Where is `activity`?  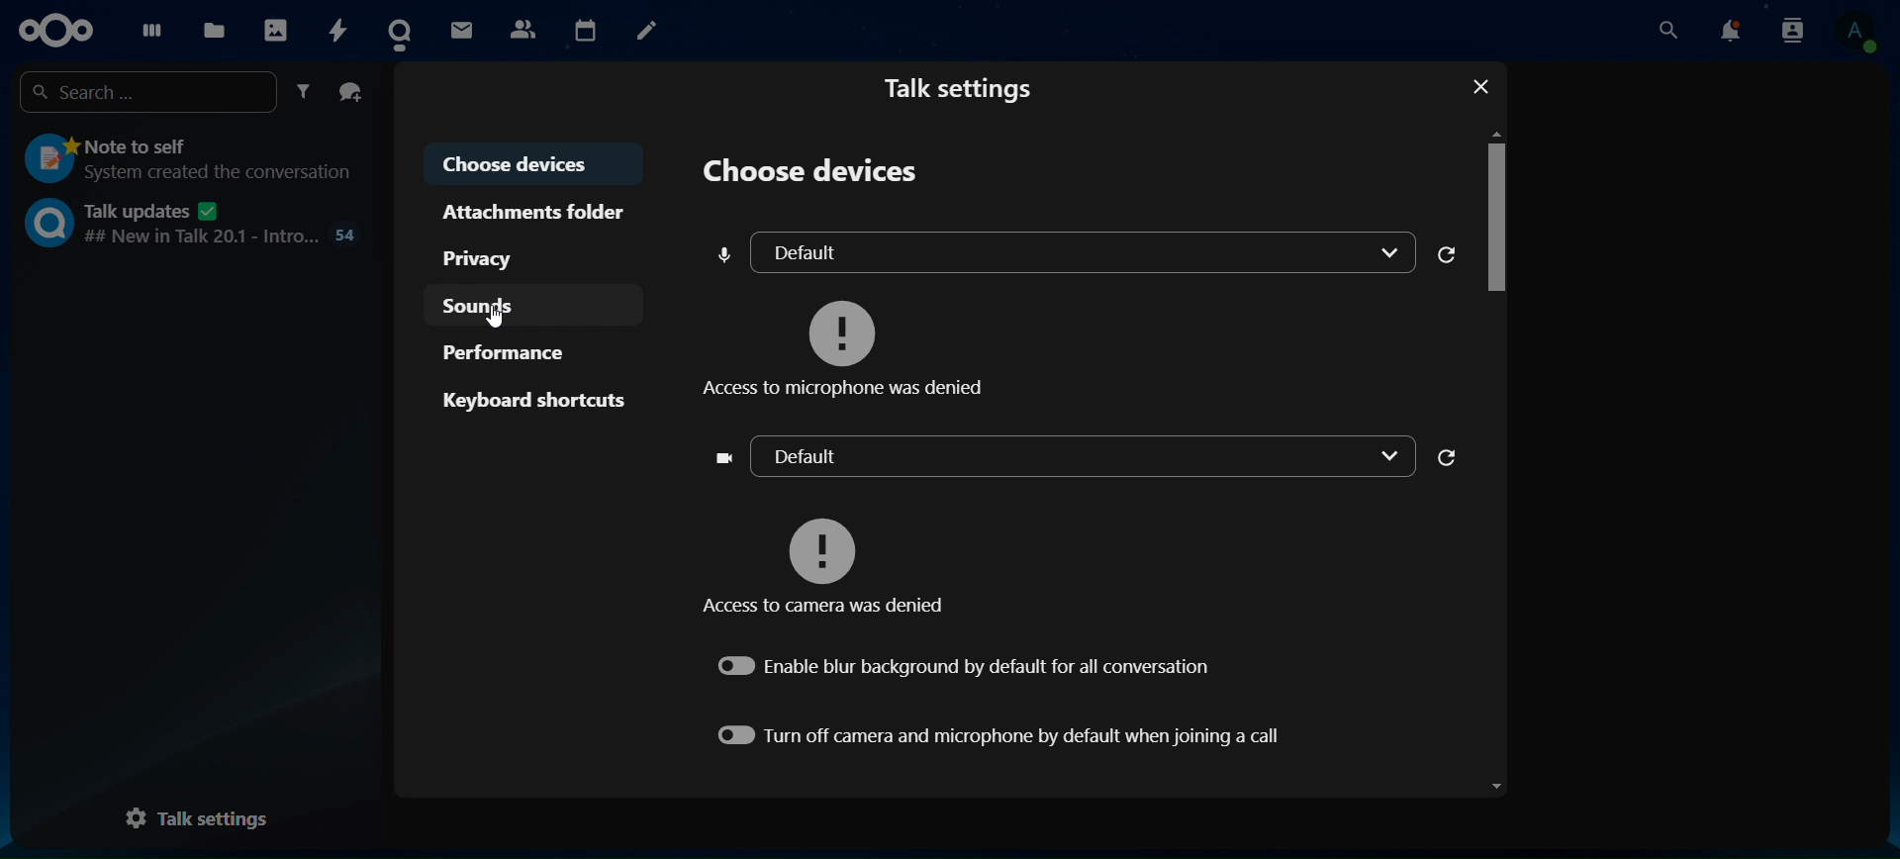 activity is located at coordinates (339, 29).